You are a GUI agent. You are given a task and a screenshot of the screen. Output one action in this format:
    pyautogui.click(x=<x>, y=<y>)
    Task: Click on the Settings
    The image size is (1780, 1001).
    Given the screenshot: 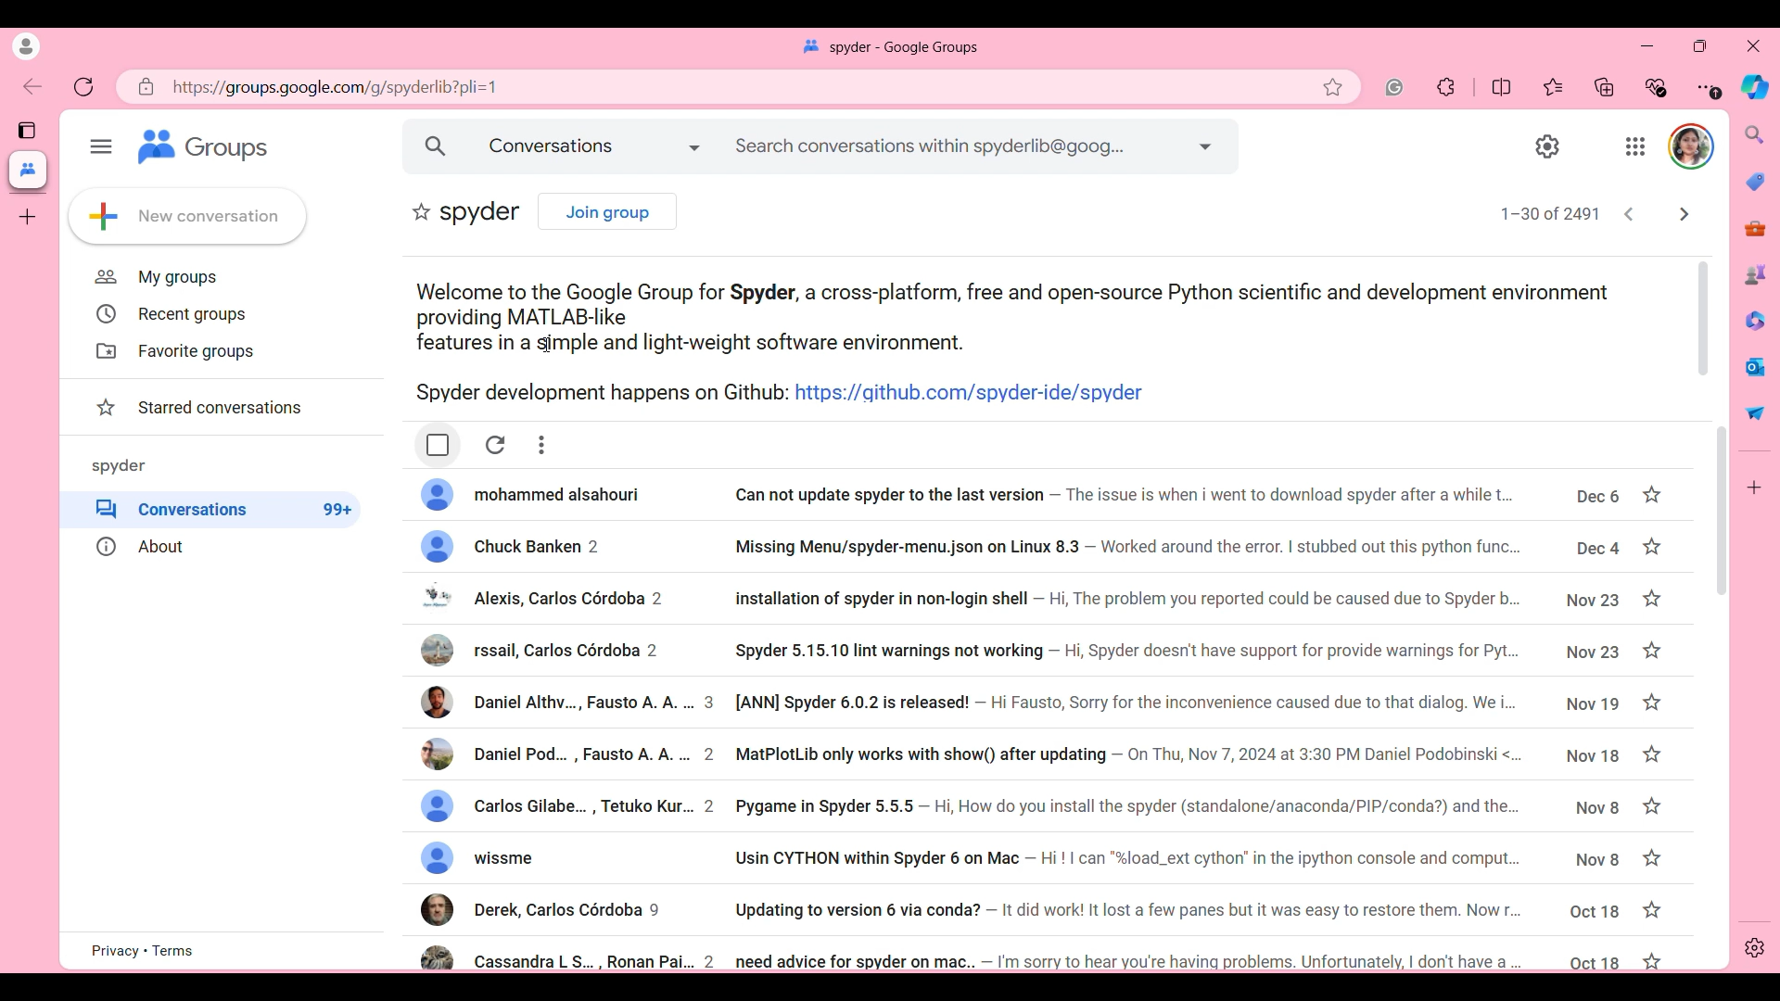 What is the action you would take?
    pyautogui.click(x=1753, y=947)
    